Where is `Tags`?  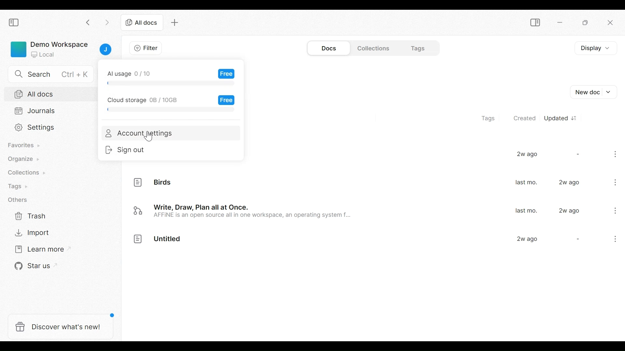
Tags is located at coordinates (415, 48).